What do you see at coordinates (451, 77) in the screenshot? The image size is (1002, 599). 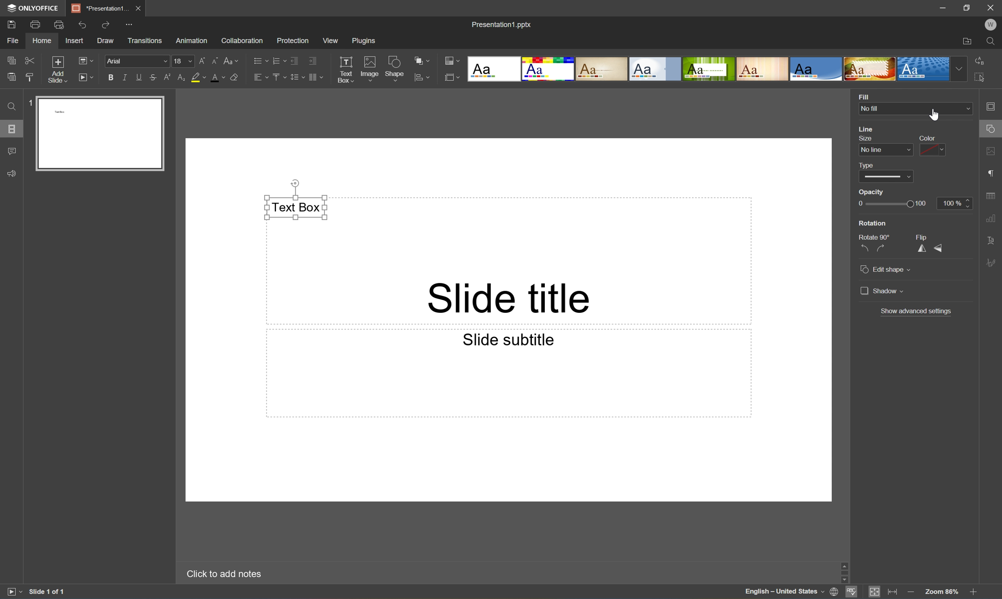 I see `Select Slide size` at bounding box center [451, 77].